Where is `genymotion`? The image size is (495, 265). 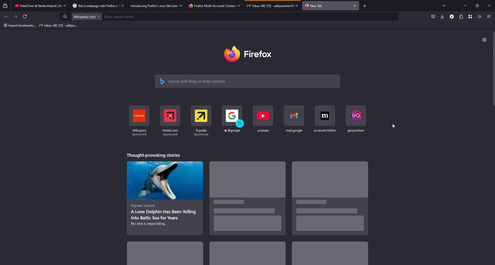
genymotion is located at coordinates (356, 119).